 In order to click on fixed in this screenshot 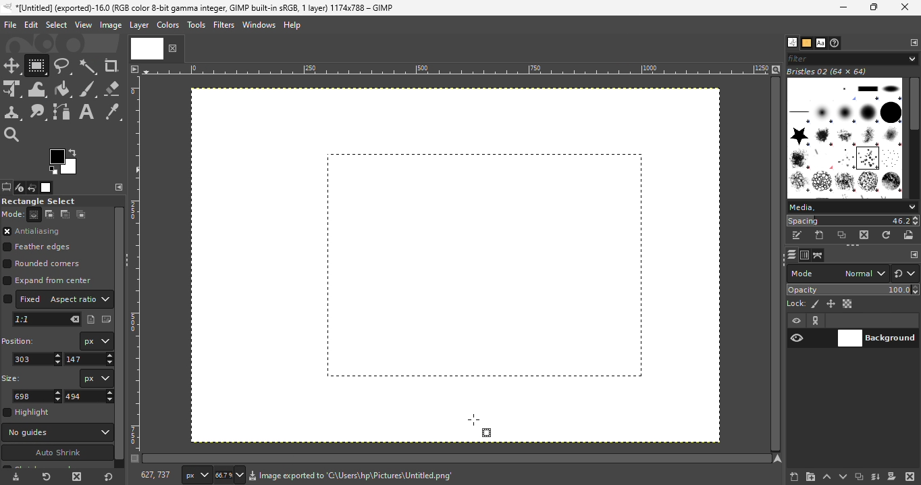, I will do `click(22, 299)`.